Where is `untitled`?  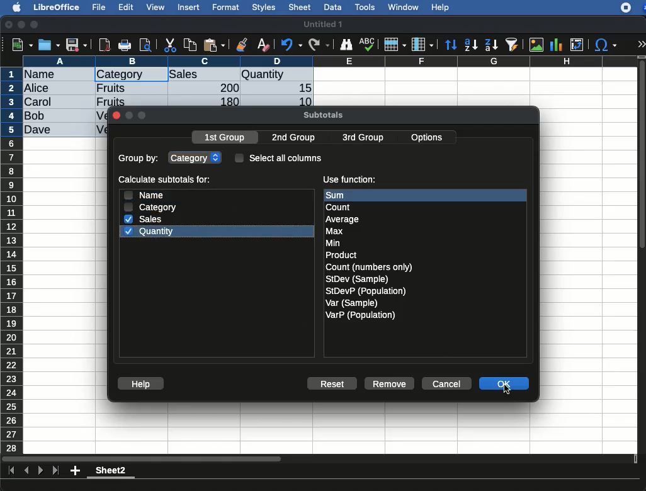
untitled is located at coordinates (322, 25).